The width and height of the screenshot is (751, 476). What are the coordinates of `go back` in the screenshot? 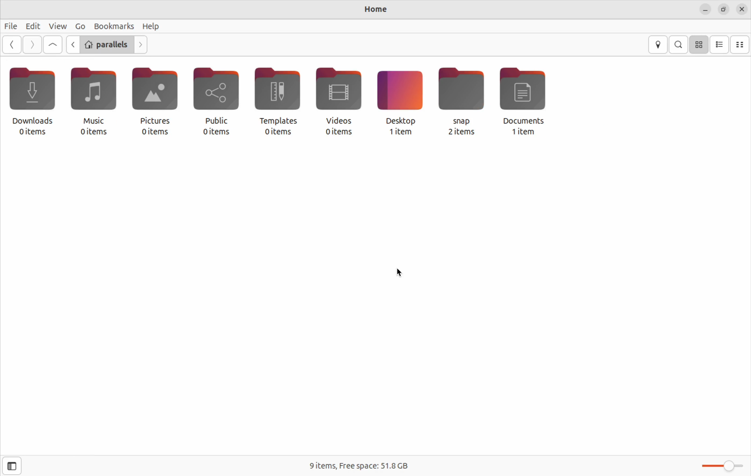 It's located at (12, 45).